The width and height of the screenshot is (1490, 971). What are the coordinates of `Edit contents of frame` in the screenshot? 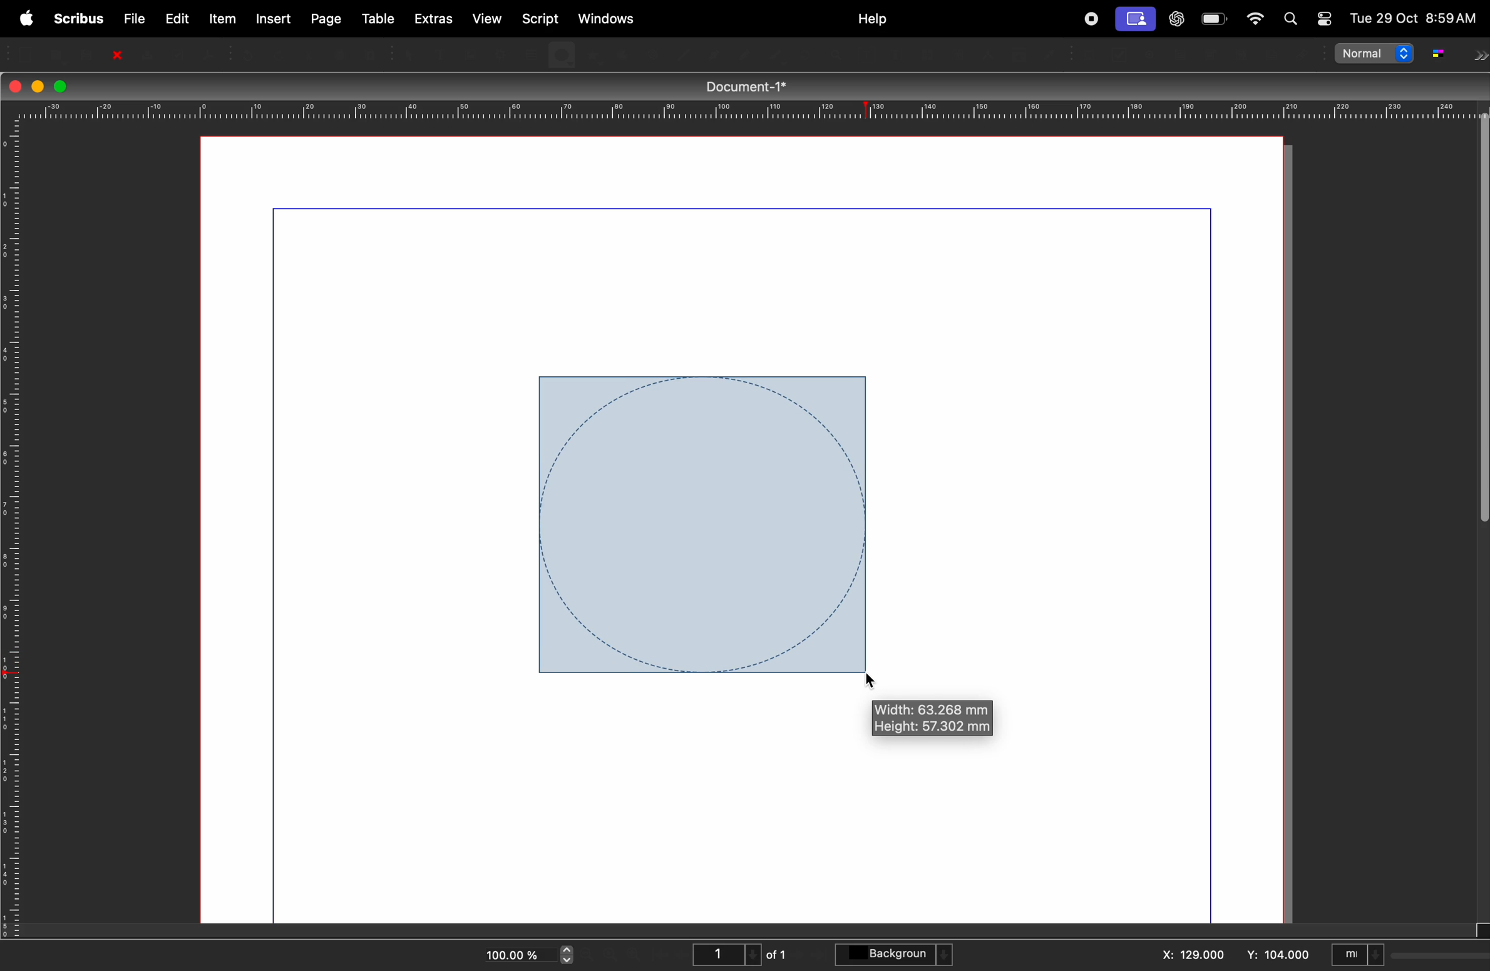 It's located at (866, 55).